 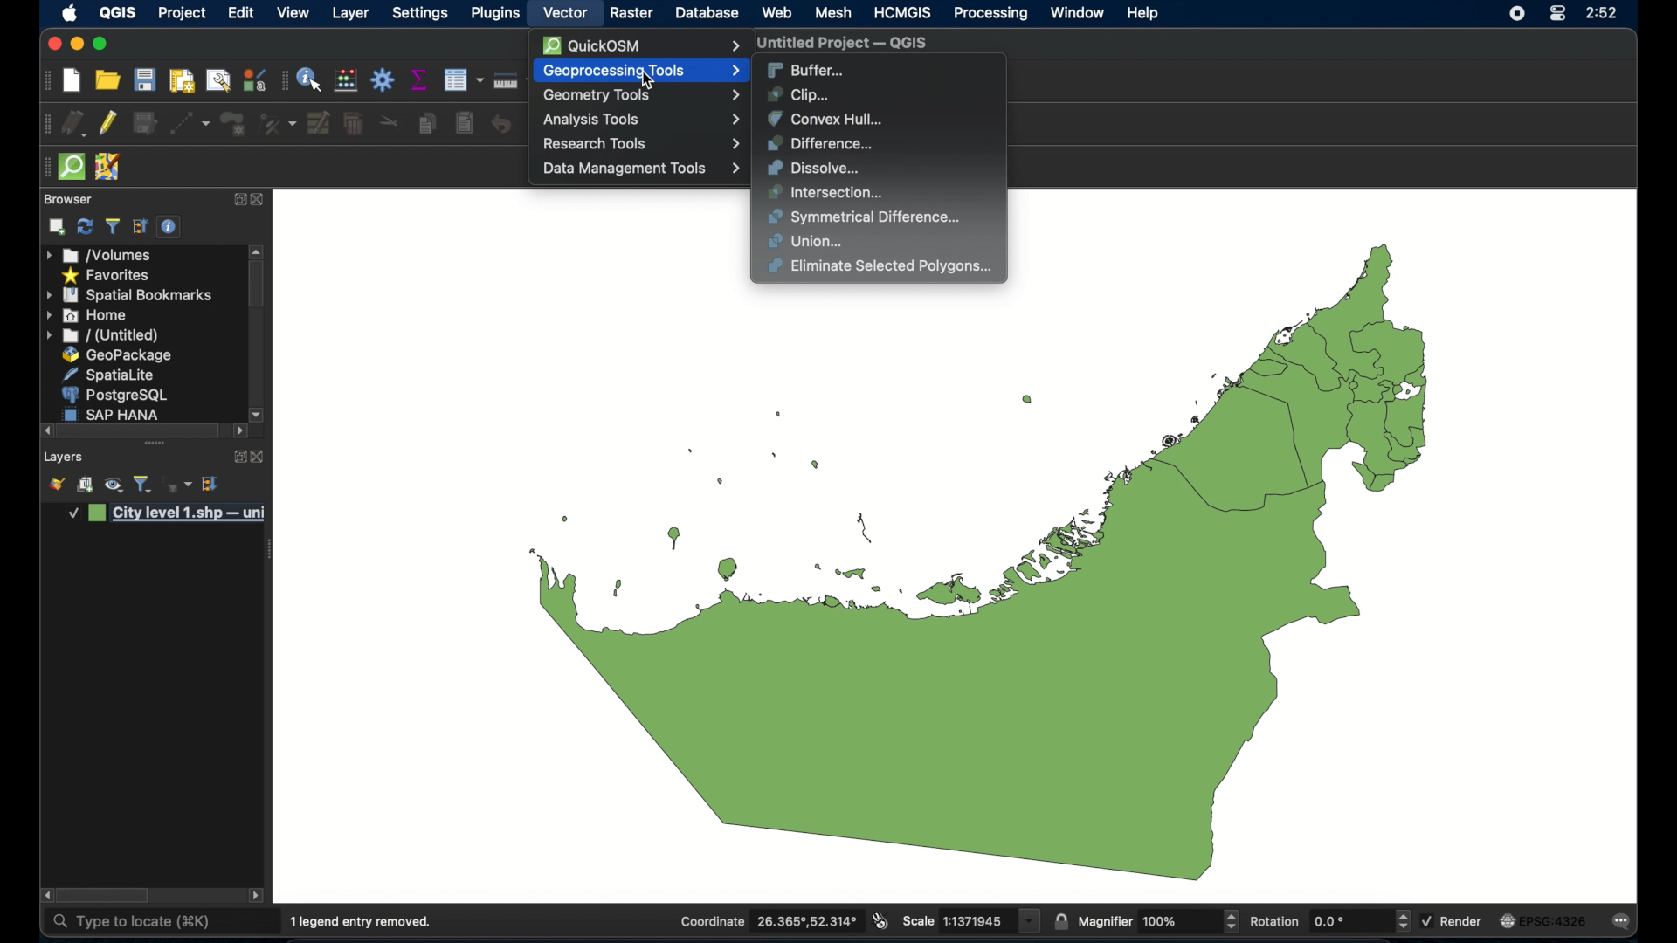 What do you see at coordinates (238, 197) in the screenshot?
I see `expand` at bounding box center [238, 197].